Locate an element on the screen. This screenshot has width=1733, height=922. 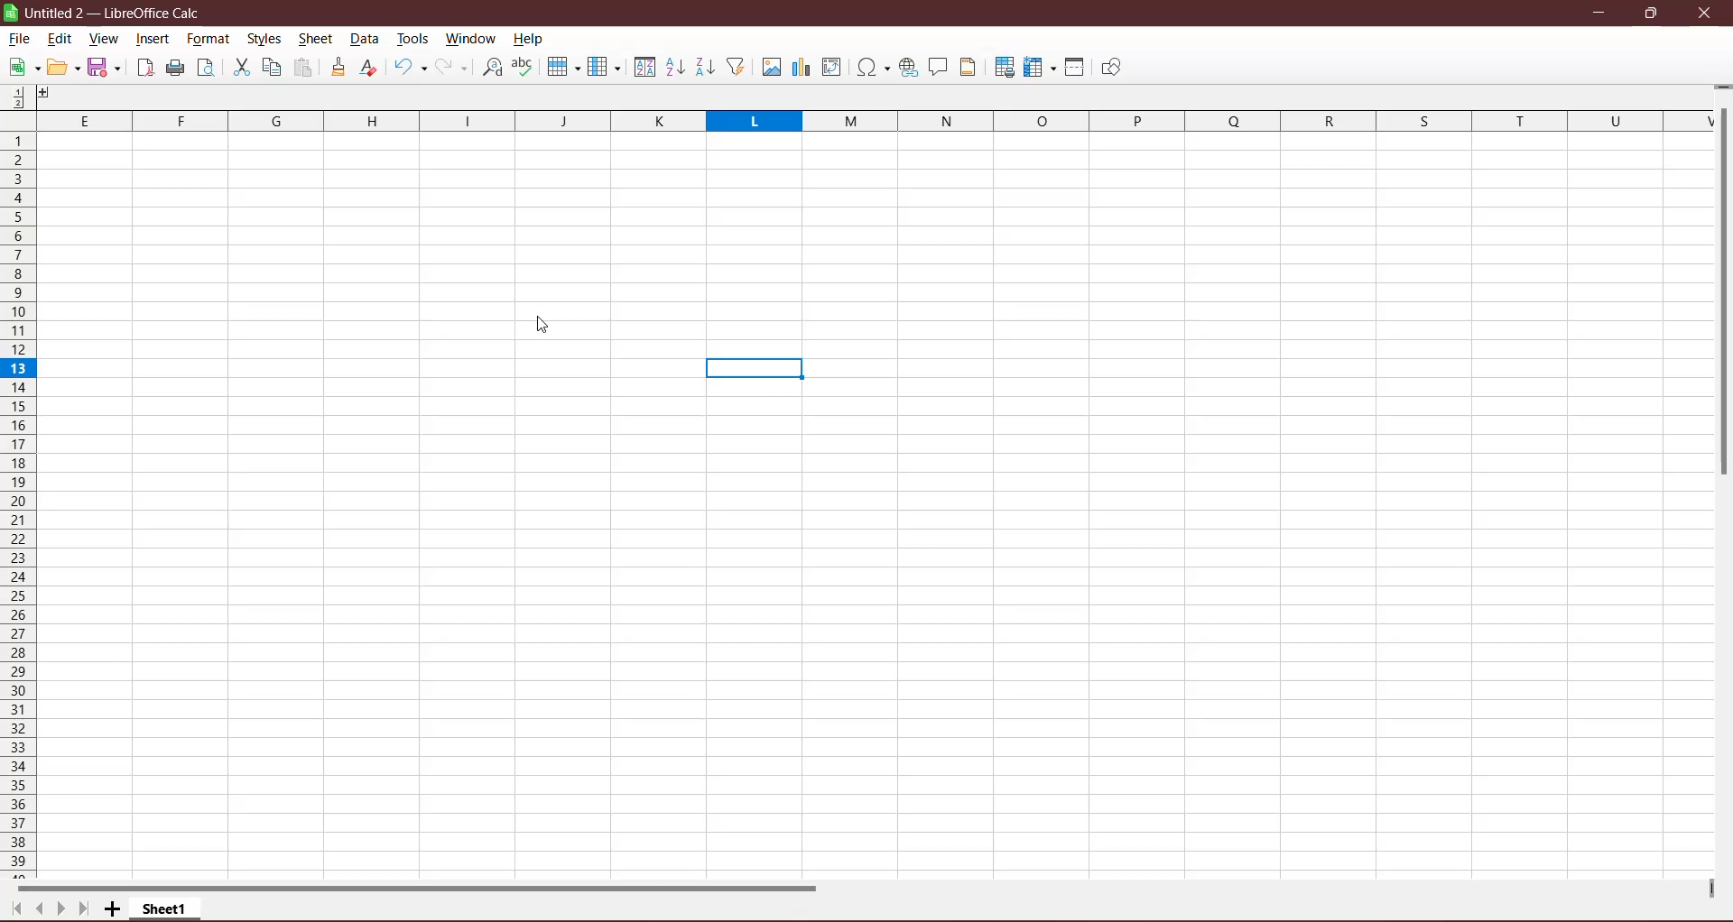
Copy is located at coordinates (272, 67).